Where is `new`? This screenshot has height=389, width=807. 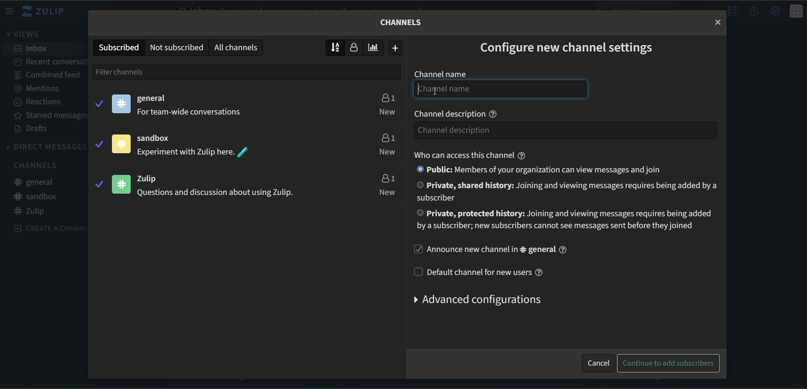 new is located at coordinates (388, 192).